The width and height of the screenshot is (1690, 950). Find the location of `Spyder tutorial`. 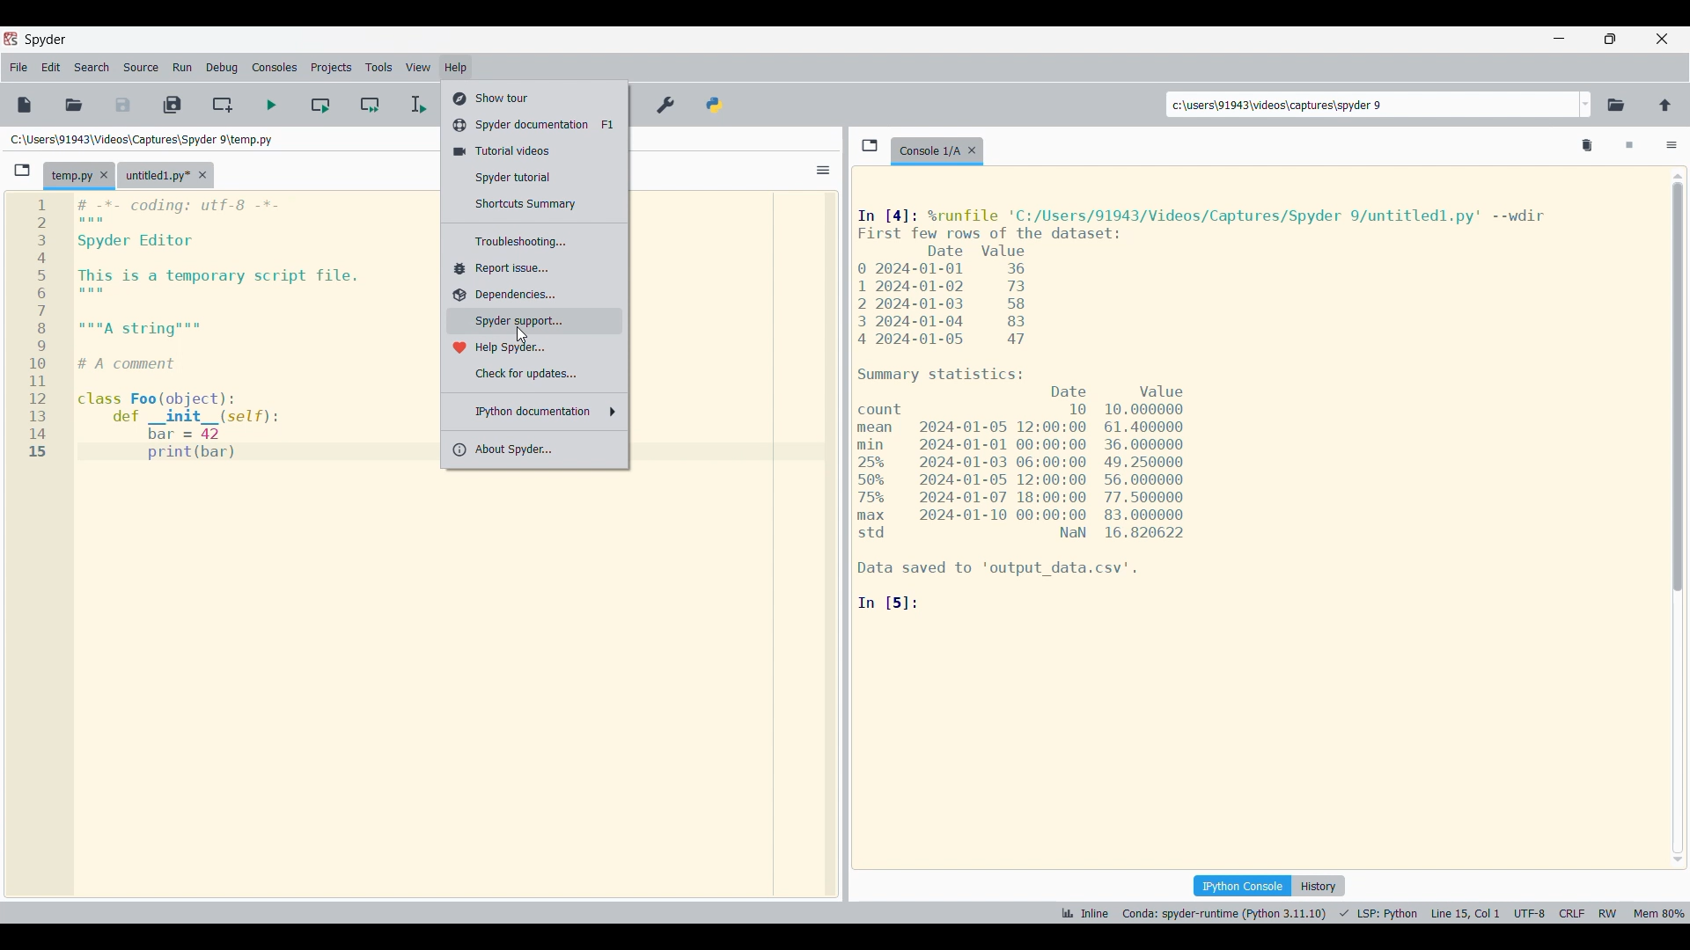

Spyder tutorial is located at coordinates (535, 178).